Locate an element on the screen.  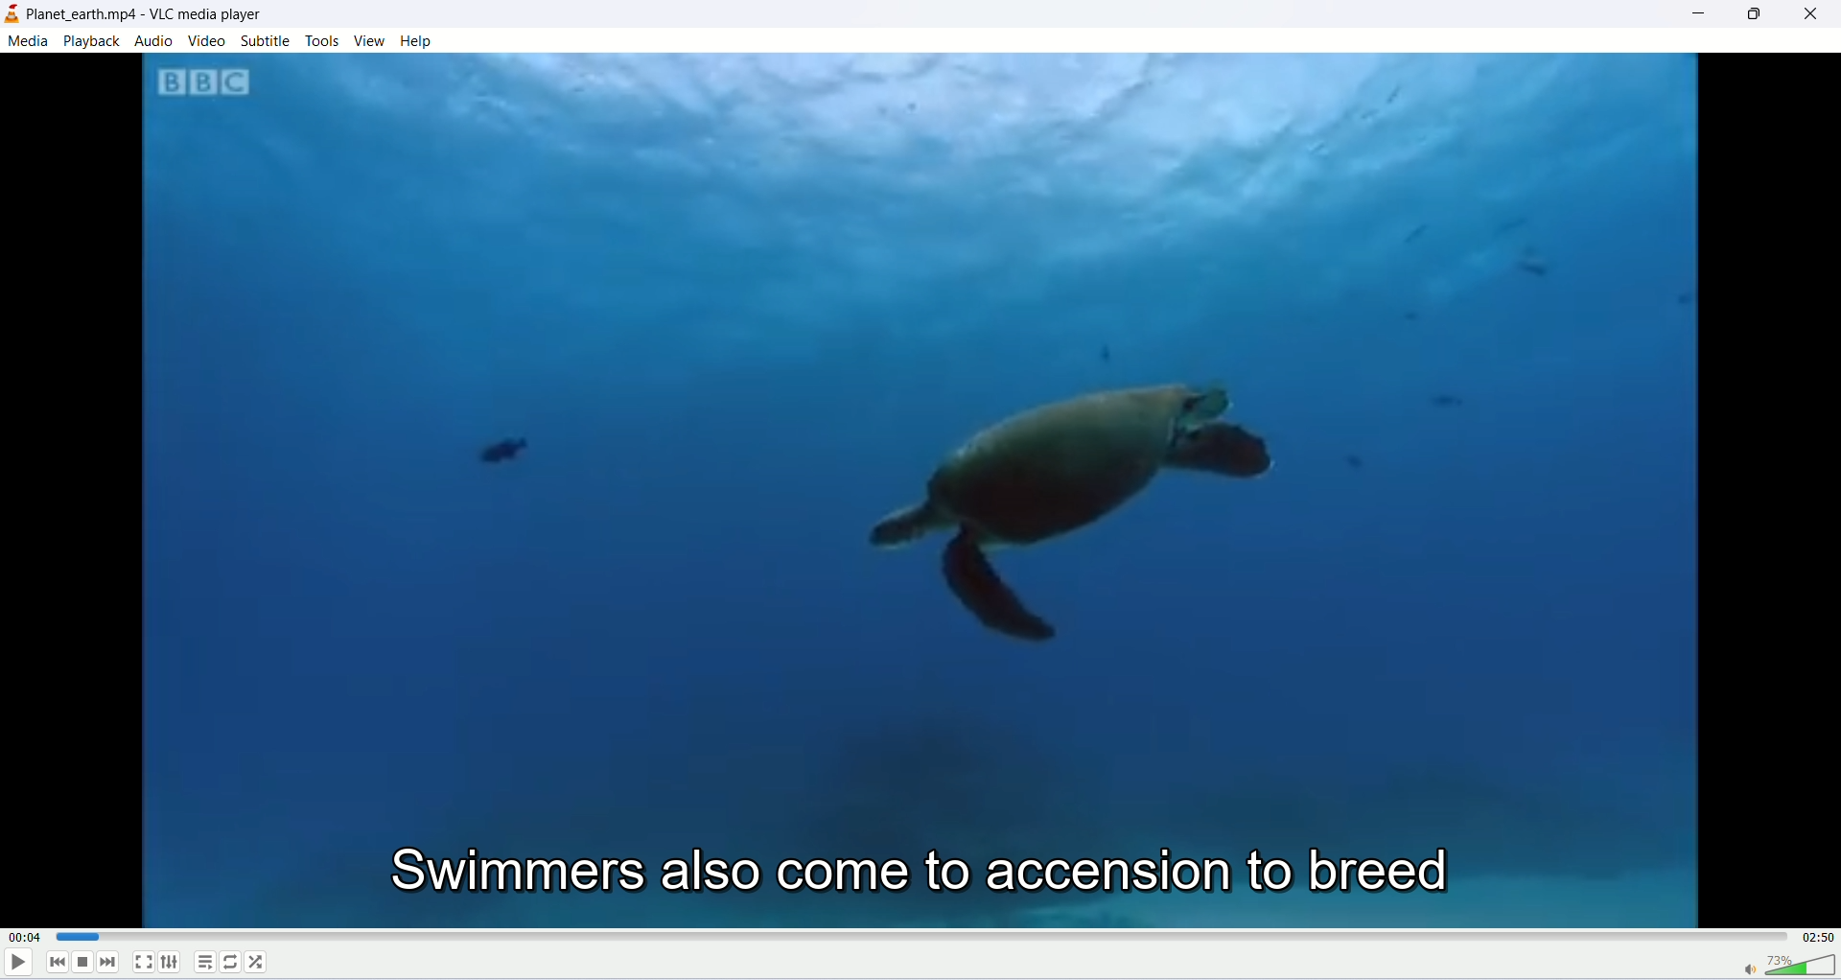
minimize is located at coordinates (1701, 12).